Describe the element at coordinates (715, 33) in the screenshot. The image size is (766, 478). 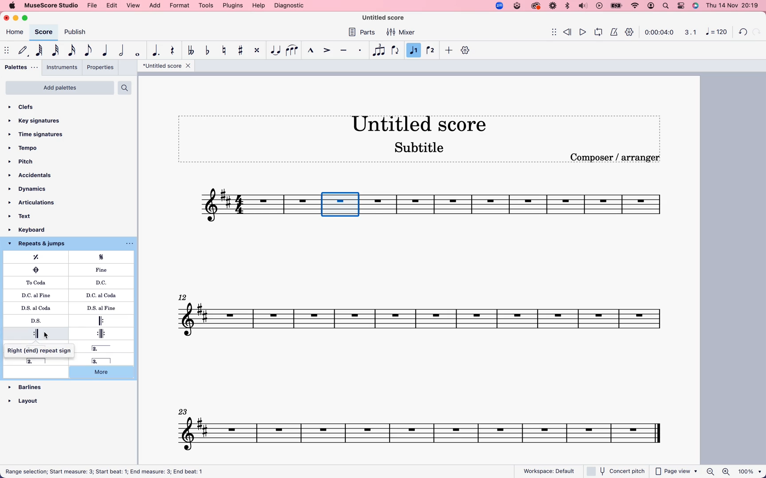
I see `number` at that location.